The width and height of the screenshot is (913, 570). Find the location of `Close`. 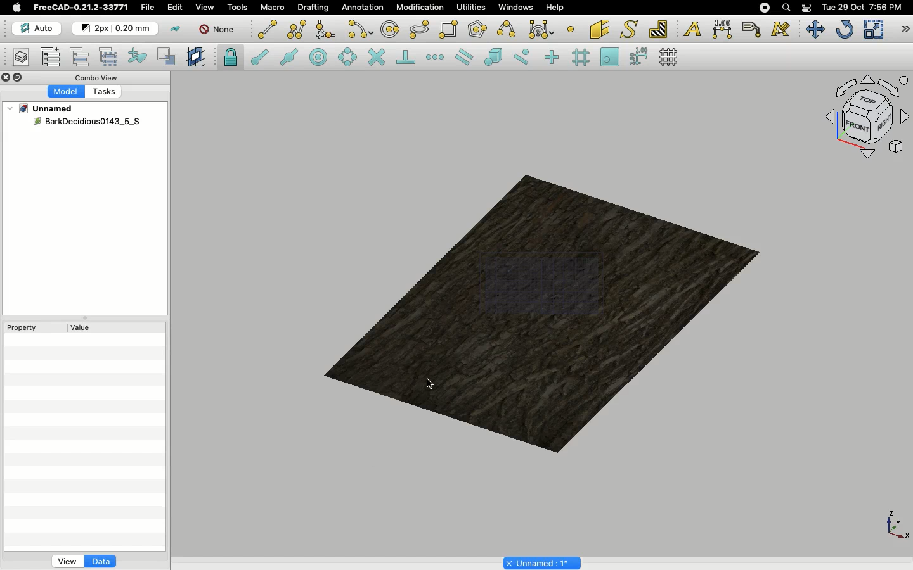

Close is located at coordinates (6, 79).